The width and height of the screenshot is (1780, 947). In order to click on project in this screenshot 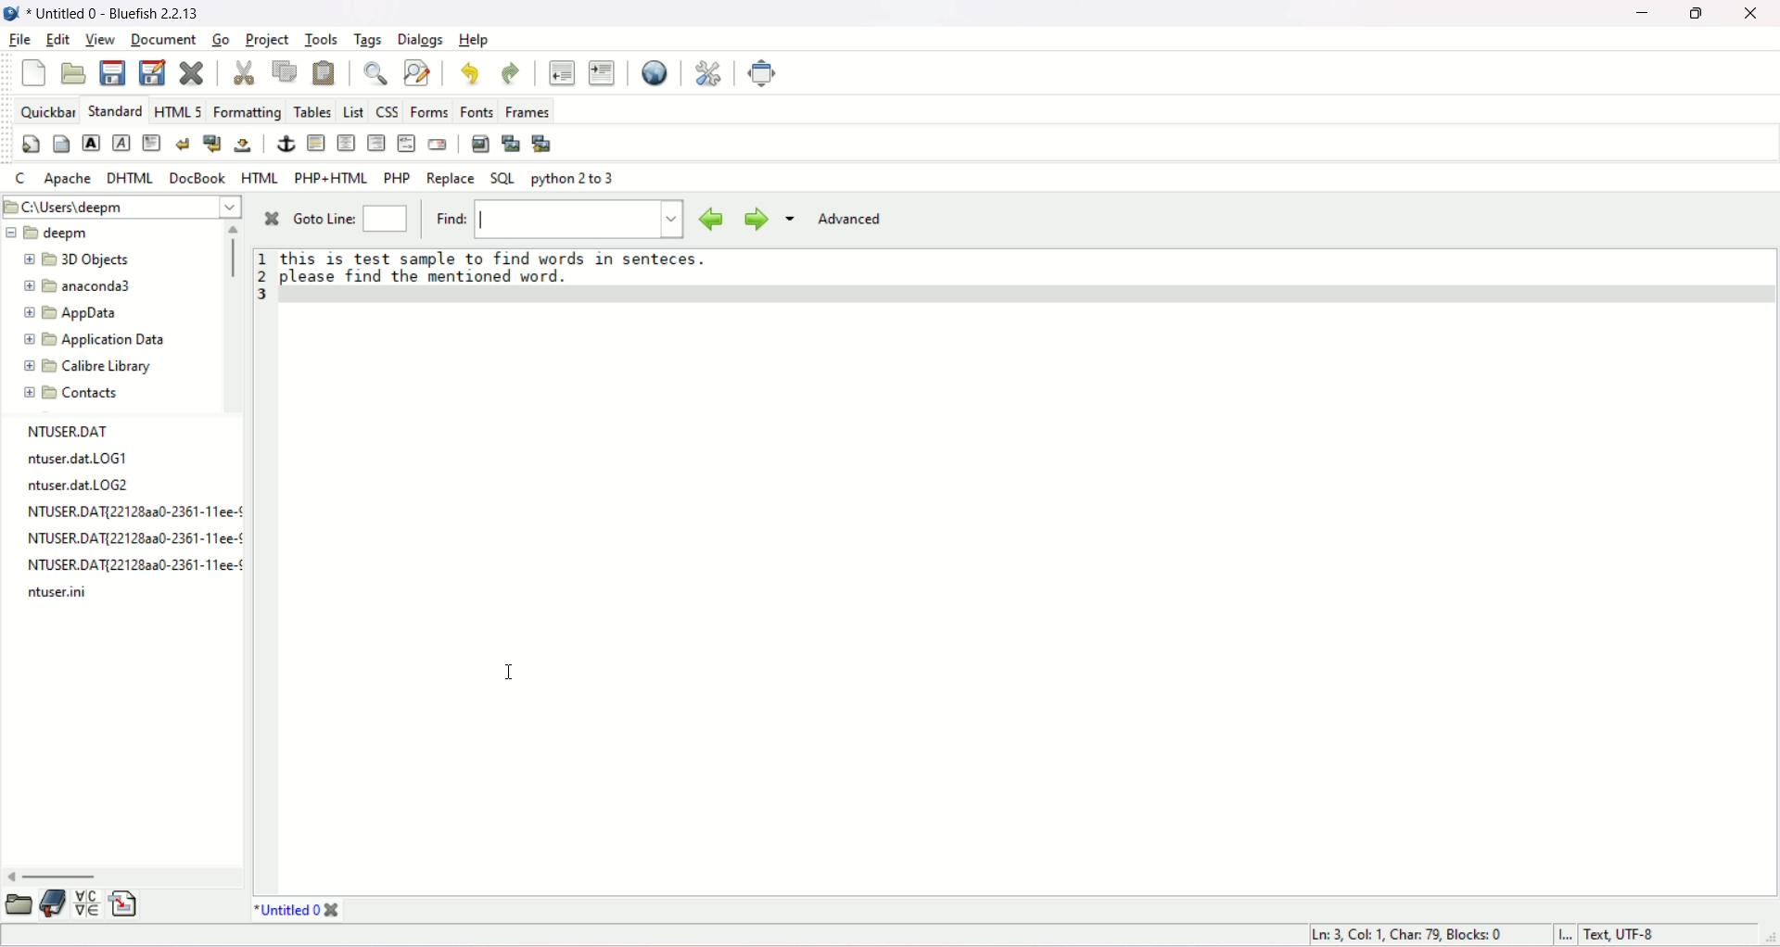, I will do `click(266, 39)`.